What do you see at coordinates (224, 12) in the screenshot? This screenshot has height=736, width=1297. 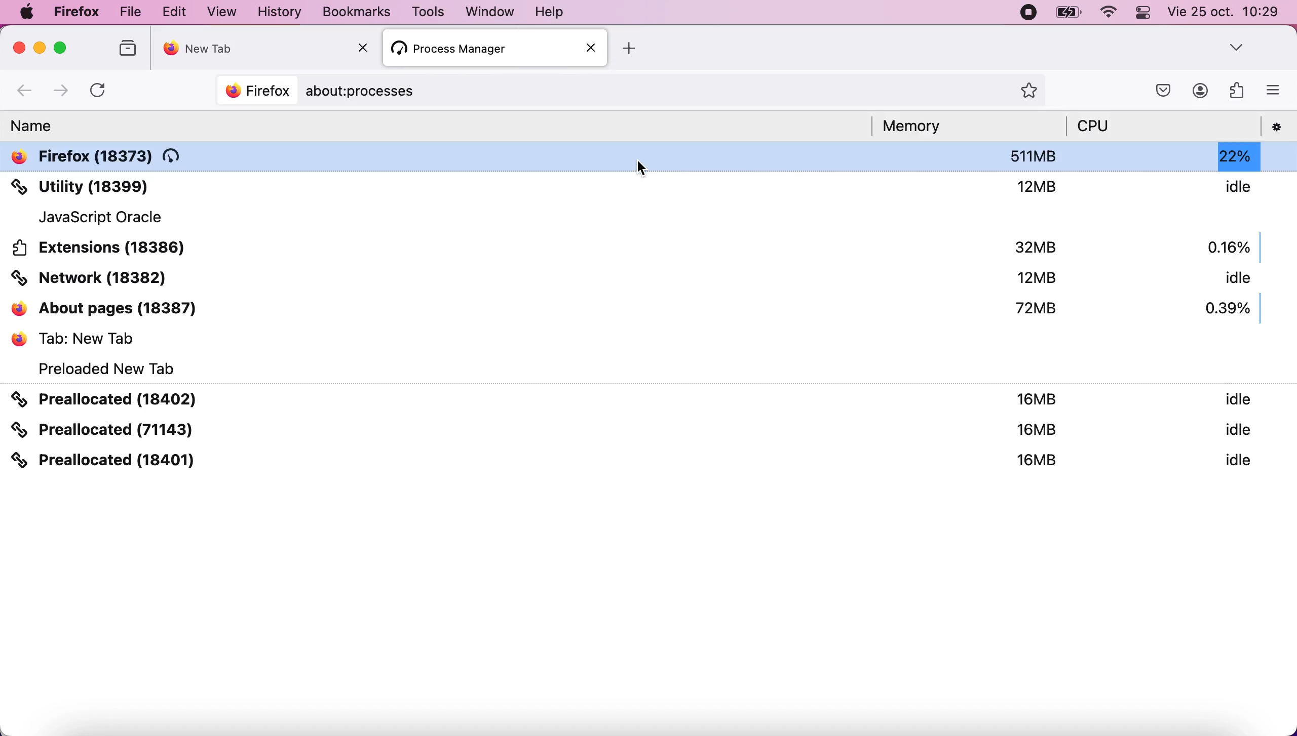 I see `View` at bounding box center [224, 12].